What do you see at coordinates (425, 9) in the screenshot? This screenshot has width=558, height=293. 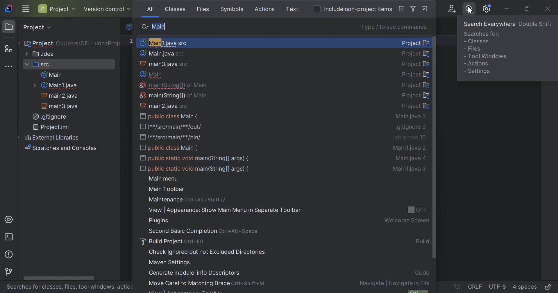 I see `Open in find tool window` at bounding box center [425, 9].